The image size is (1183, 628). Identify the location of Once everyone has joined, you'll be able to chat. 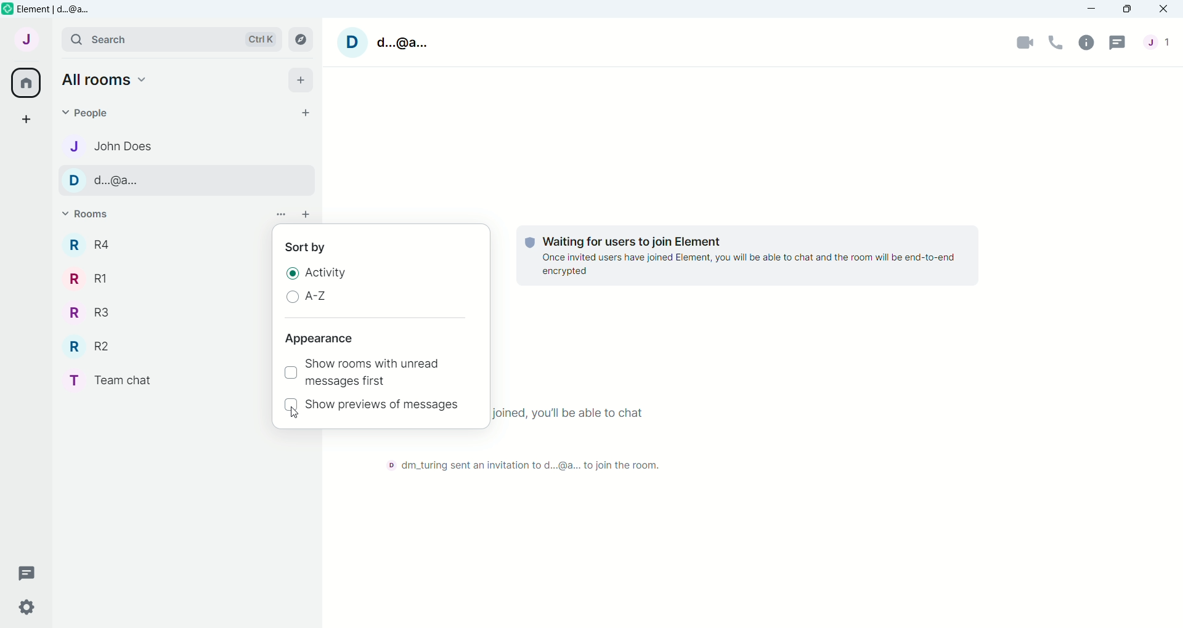
(567, 413).